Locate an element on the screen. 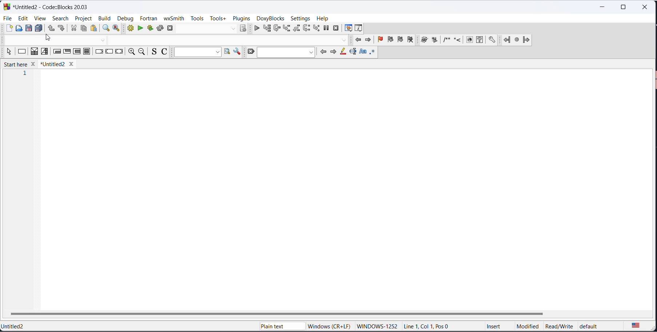 The width and height of the screenshot is (657, 332). plugins is located at coordinates (241, 18).